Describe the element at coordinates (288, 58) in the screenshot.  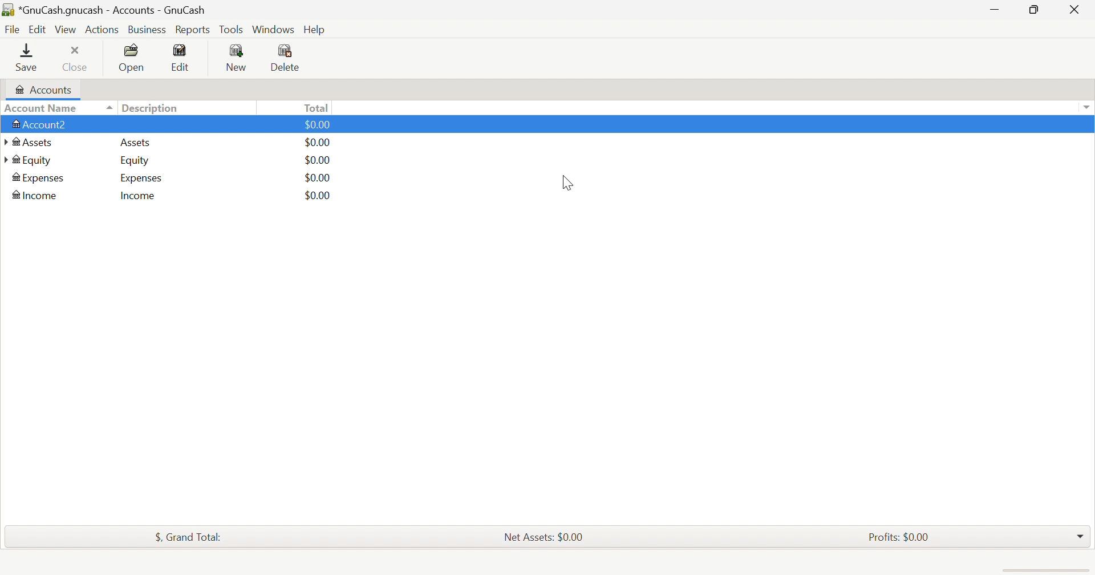
I see `Delete` at that location.